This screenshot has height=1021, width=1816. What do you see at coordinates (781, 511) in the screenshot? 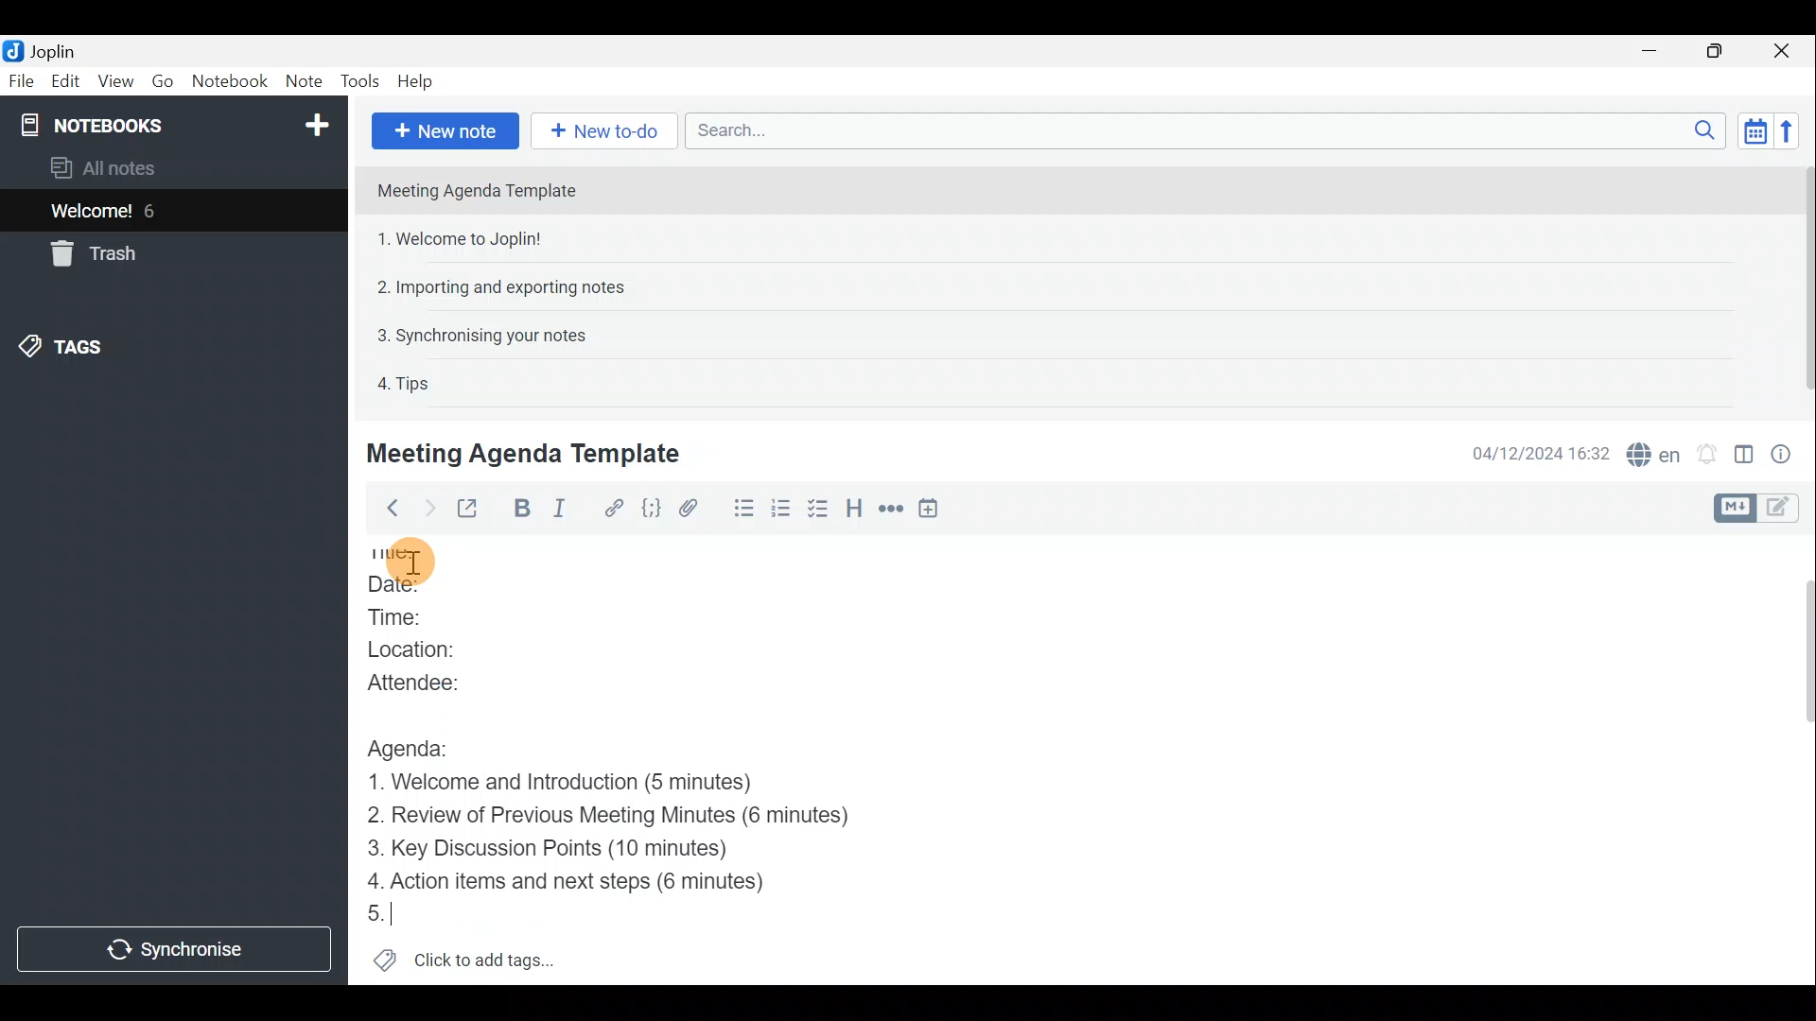
I see `Numbered list` at bounding box center [781, 511].